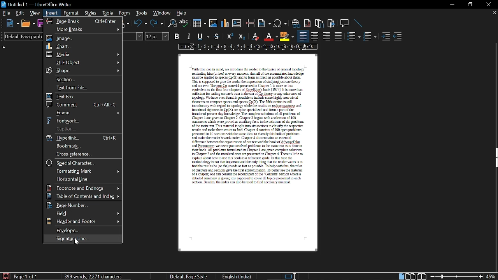 This screenshot has width=498, height=280. I want to click on image, so click(82, 38).